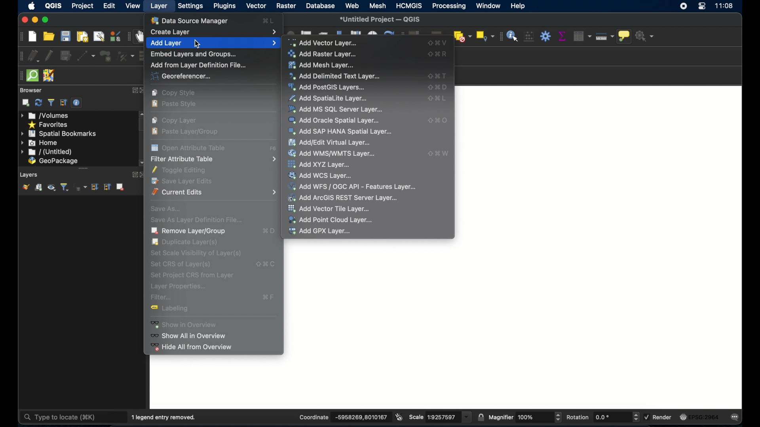 The image size is (760, 427). I want to click on filter layer by expression, so click(80, 187).